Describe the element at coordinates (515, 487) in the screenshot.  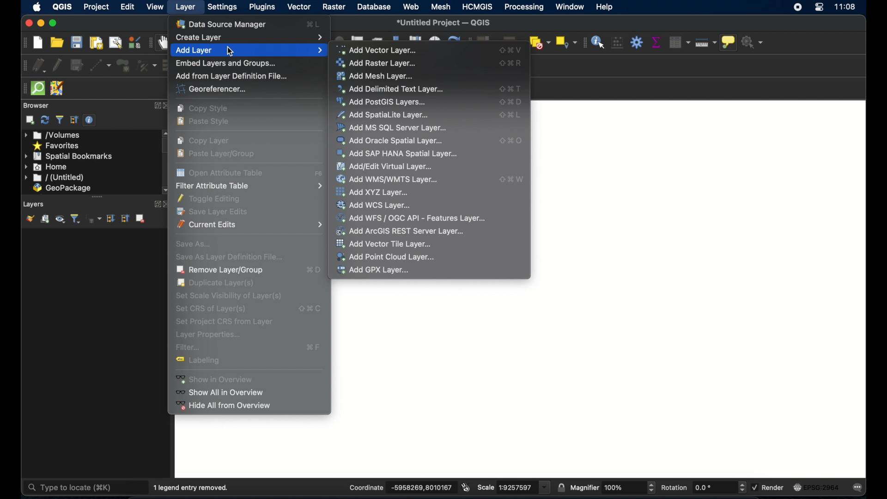
I see `scale` at that location.